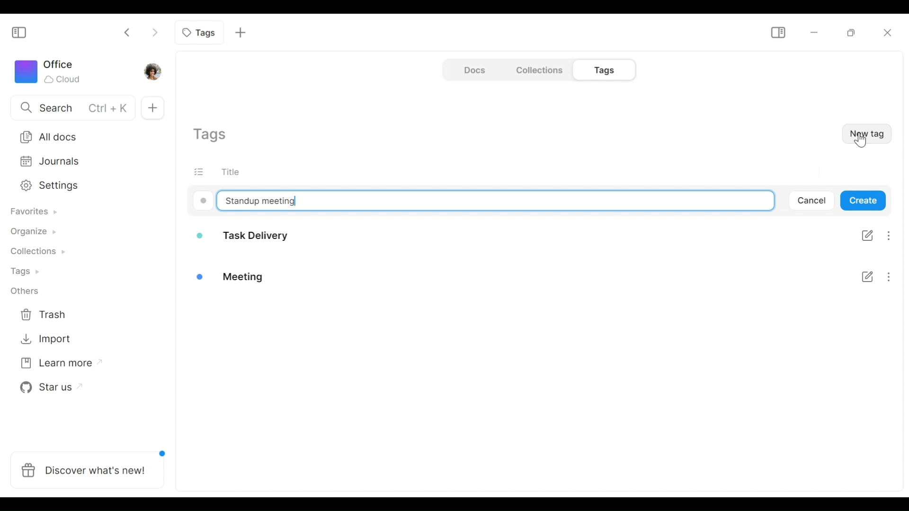 The image size is (909, 511). What do you see at coordinates (34, 212) in the screenshot?
I see `Favorites` at bounding box center [34, 212].